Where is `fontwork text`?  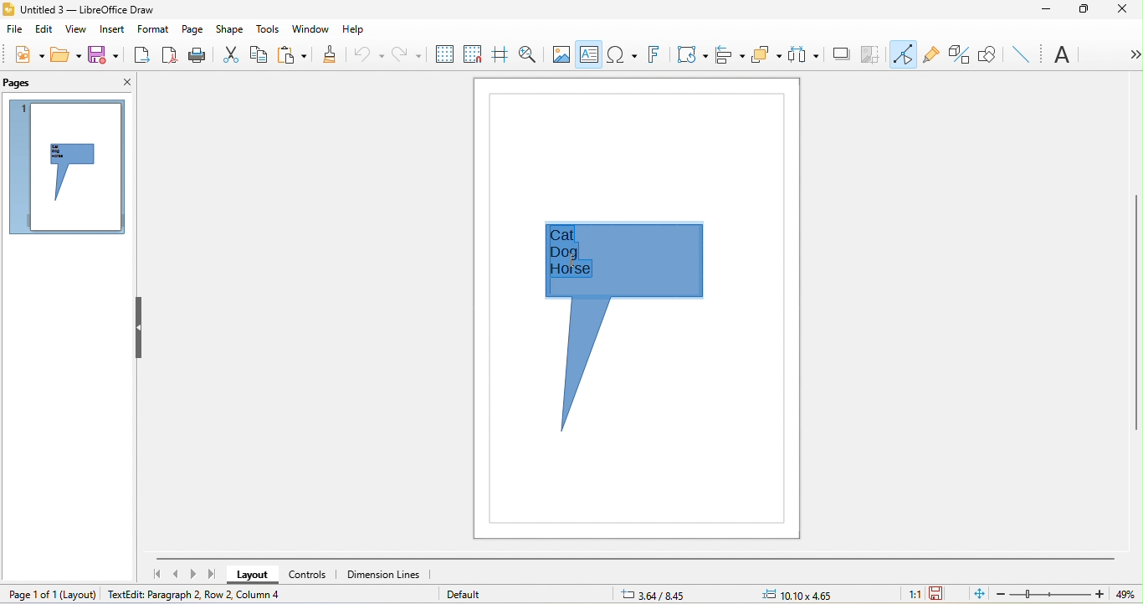
fontwork text is located at coordinates (652, 56).